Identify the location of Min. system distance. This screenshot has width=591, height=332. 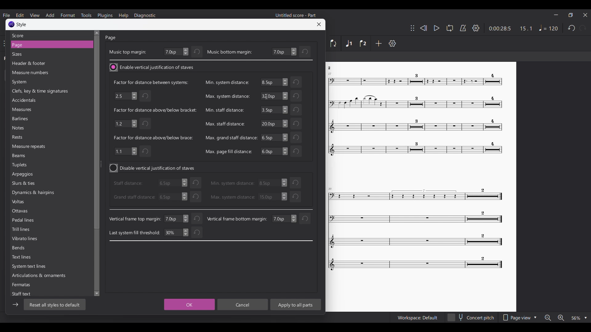
(226, 82).